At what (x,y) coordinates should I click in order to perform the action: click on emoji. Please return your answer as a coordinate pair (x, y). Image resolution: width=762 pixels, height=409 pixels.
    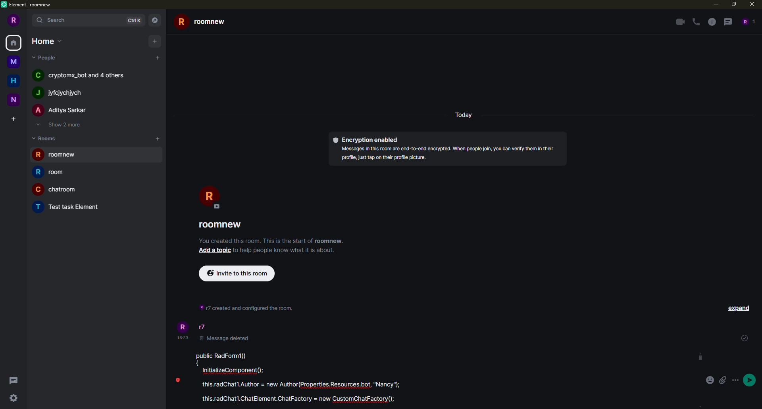
    Looking at the image, I should click on (708, 379).